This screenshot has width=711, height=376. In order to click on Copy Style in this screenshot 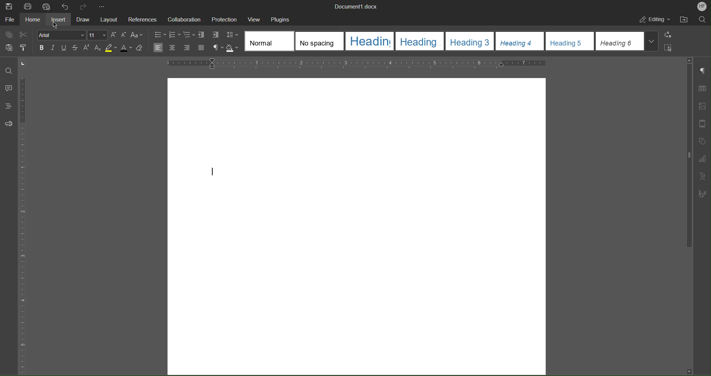, I will do `click(24, 48)`.